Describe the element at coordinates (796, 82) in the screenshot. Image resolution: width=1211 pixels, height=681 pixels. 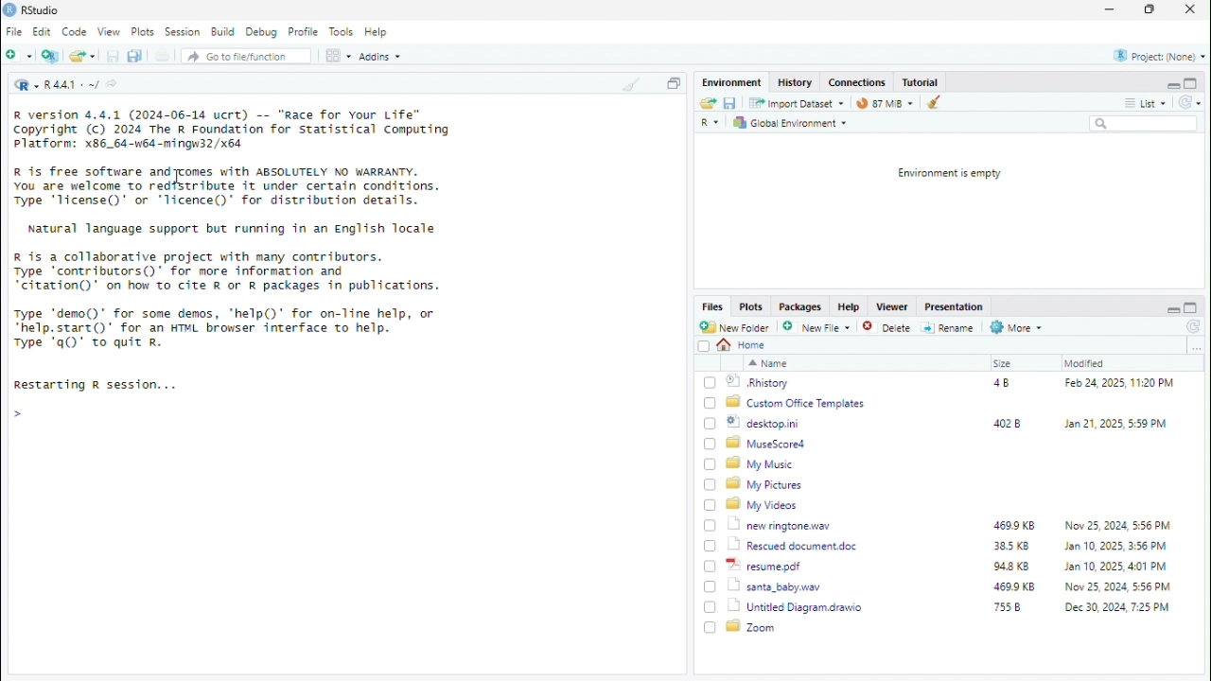
I see `History` at that location.